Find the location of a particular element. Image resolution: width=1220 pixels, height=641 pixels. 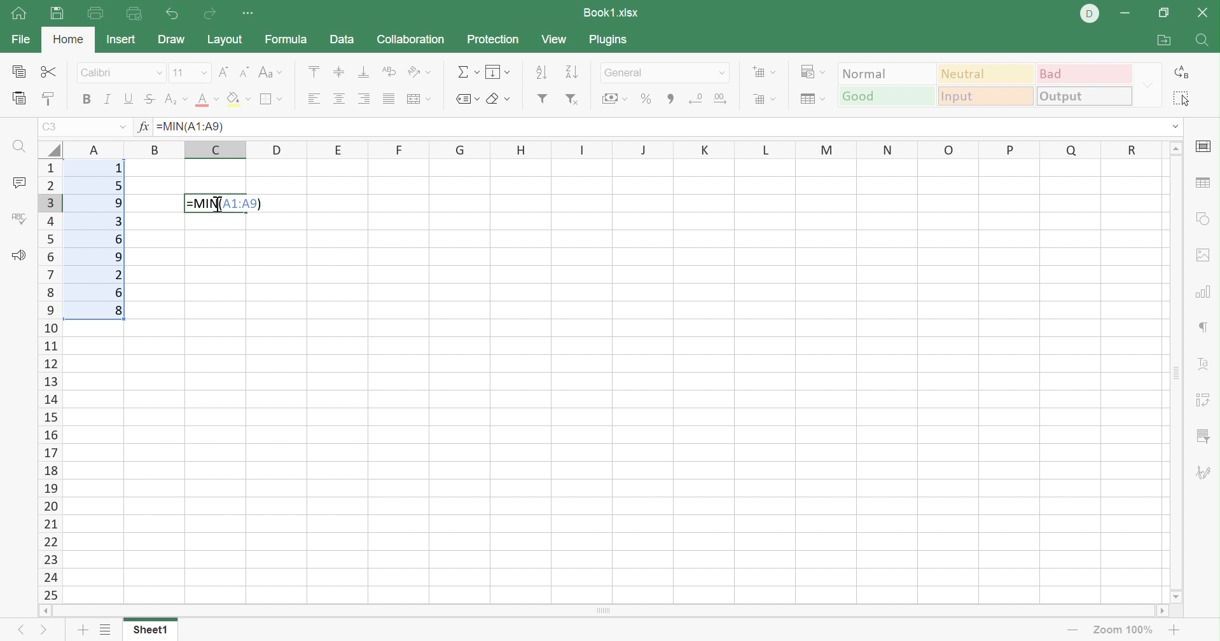

Clear is located at coordinates (502, 98).